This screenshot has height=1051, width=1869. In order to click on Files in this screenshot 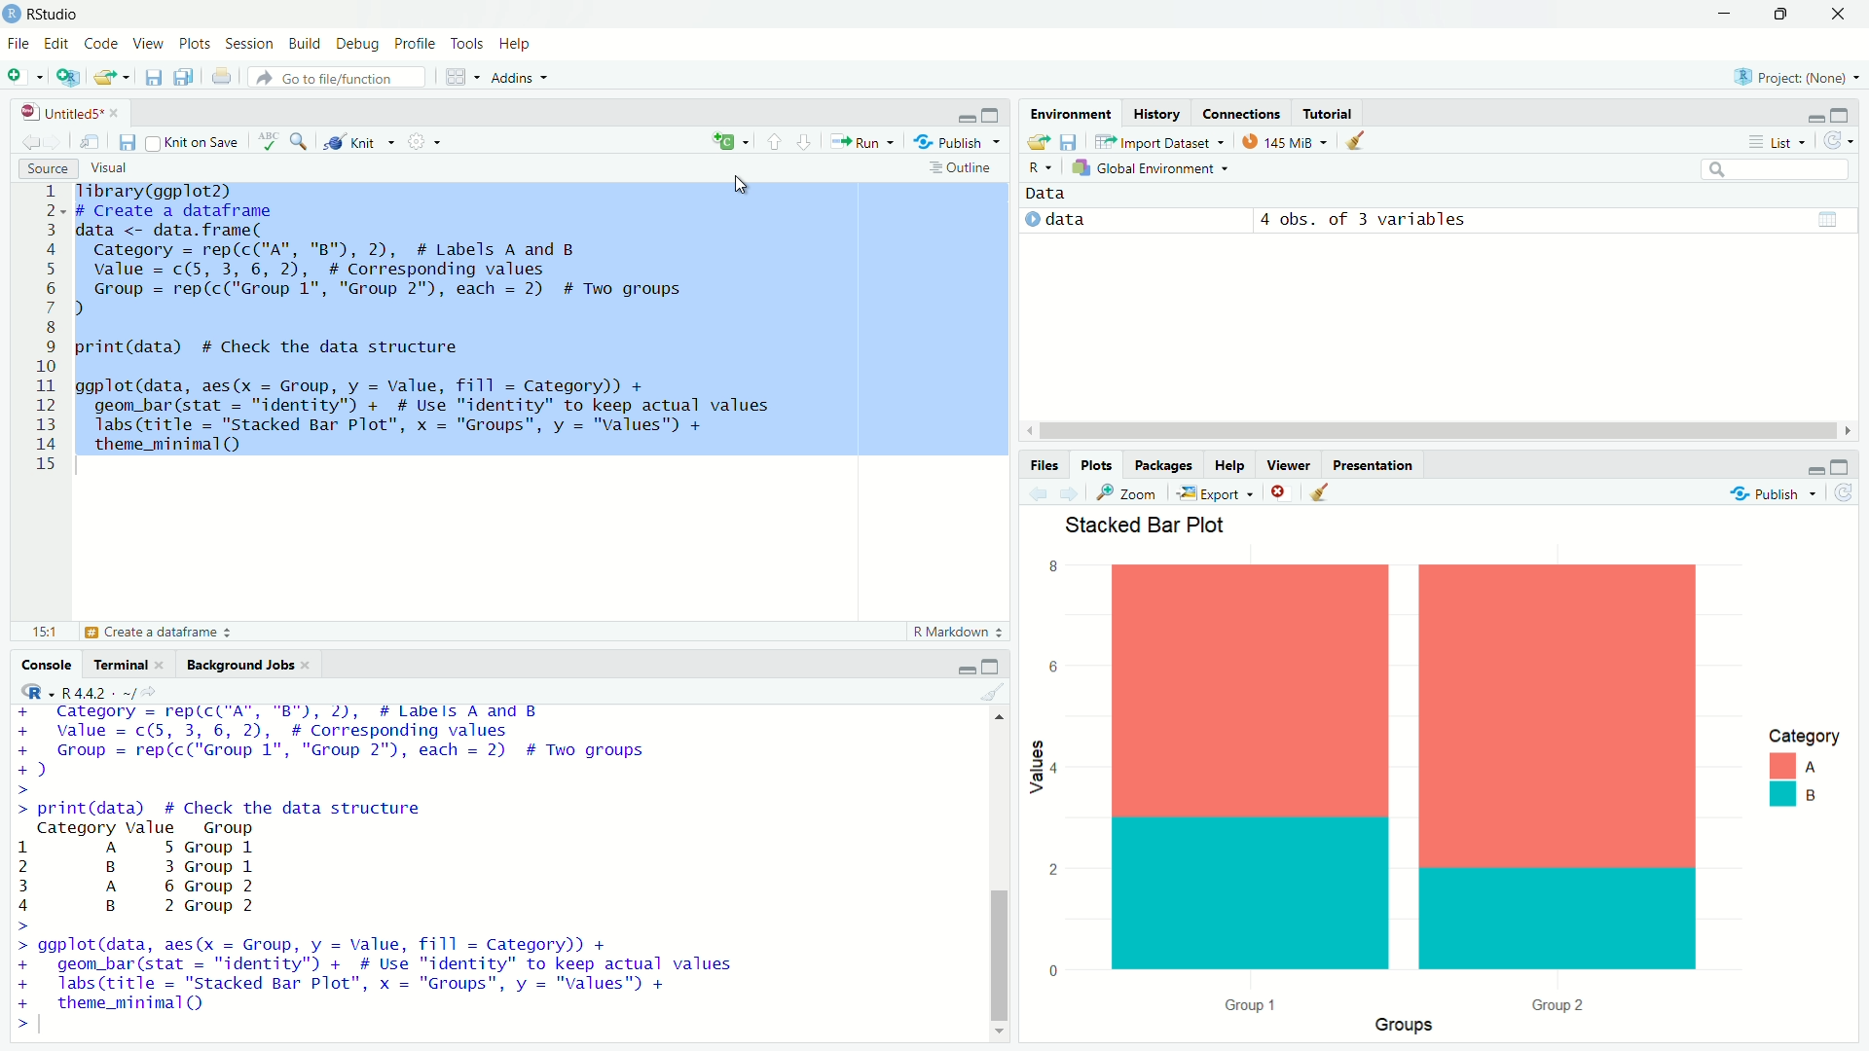, I will do `click(1044, 462)`.